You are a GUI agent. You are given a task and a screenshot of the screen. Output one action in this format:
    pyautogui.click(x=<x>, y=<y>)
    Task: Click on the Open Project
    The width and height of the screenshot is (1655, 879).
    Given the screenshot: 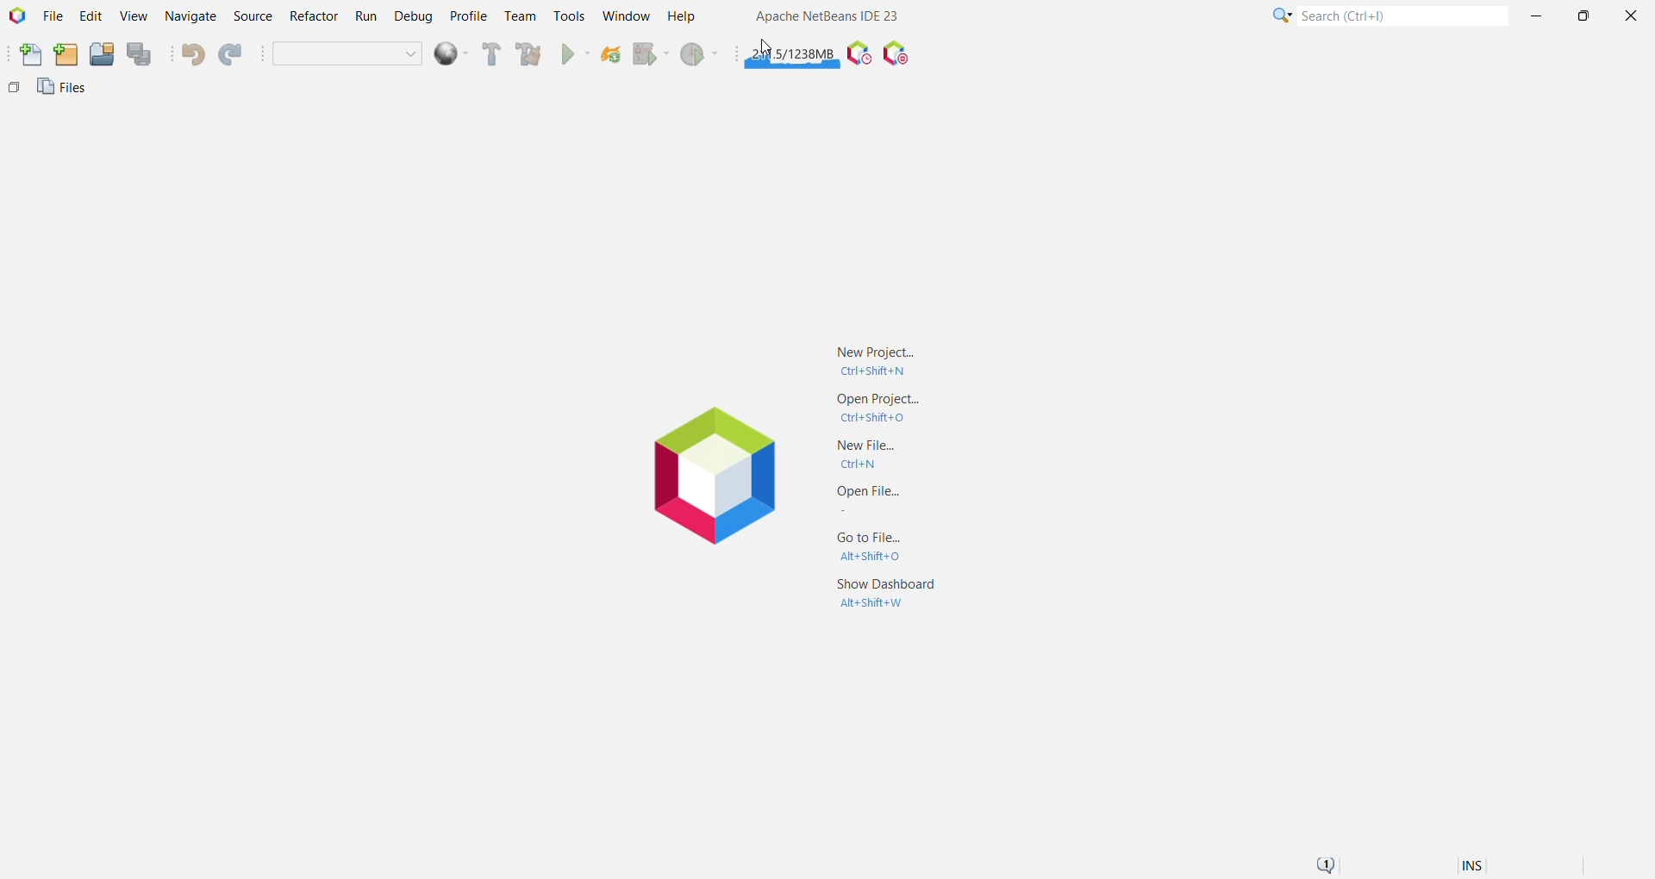 What is the action you would take?
    pyautogui.click(x=101, y=55)
    